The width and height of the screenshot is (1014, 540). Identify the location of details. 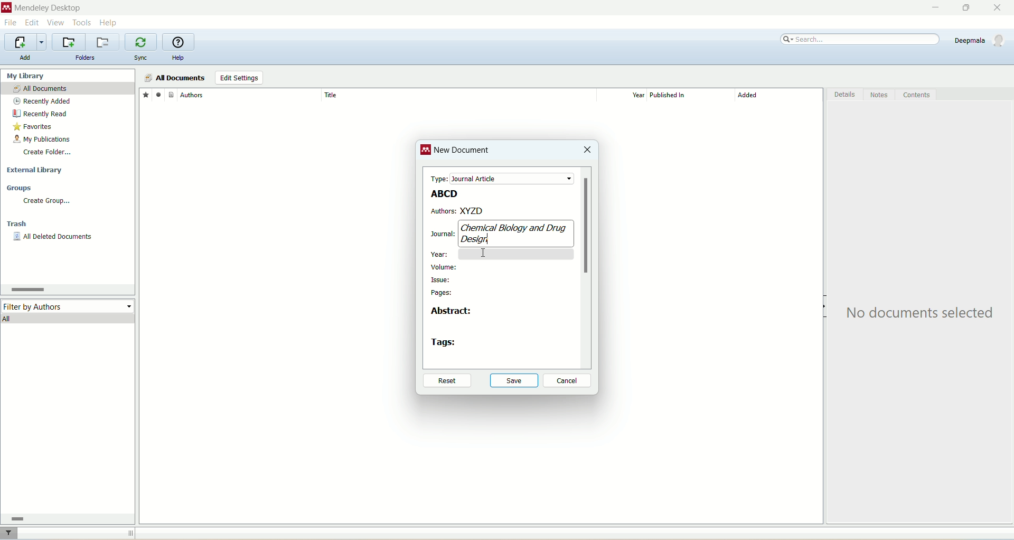
(846, 96).